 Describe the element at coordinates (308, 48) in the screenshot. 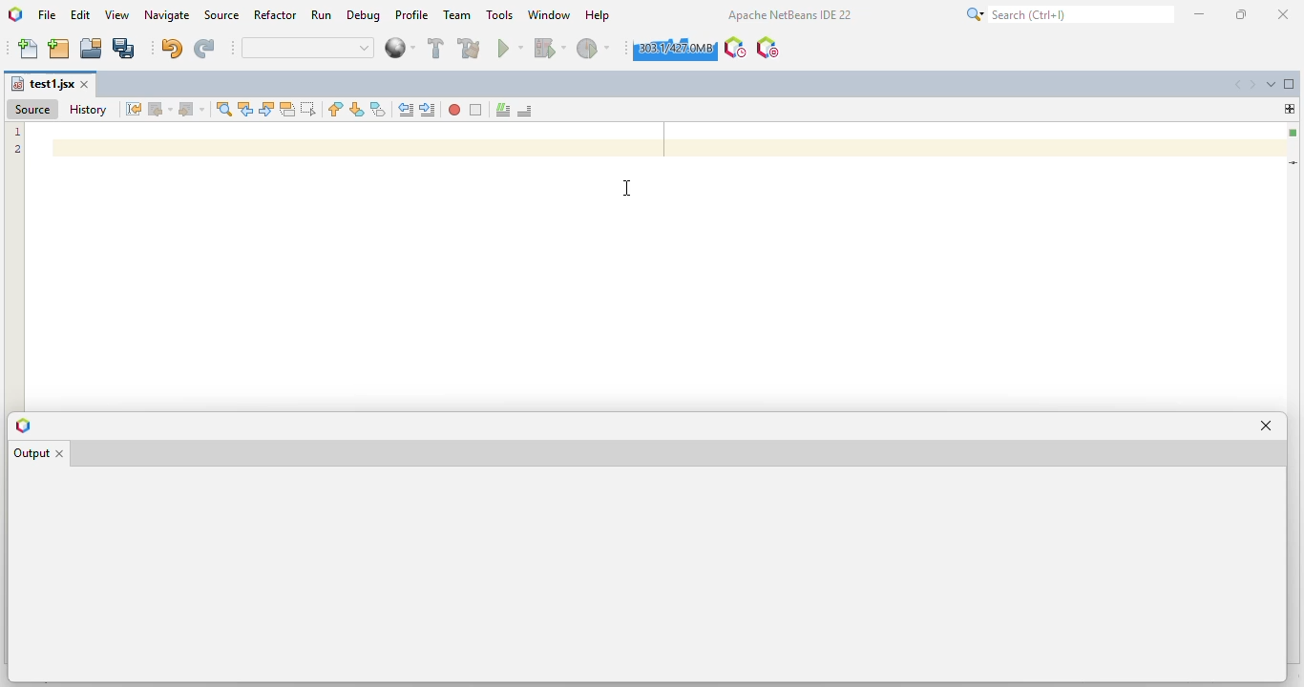

I see `quick search bar` at that location.